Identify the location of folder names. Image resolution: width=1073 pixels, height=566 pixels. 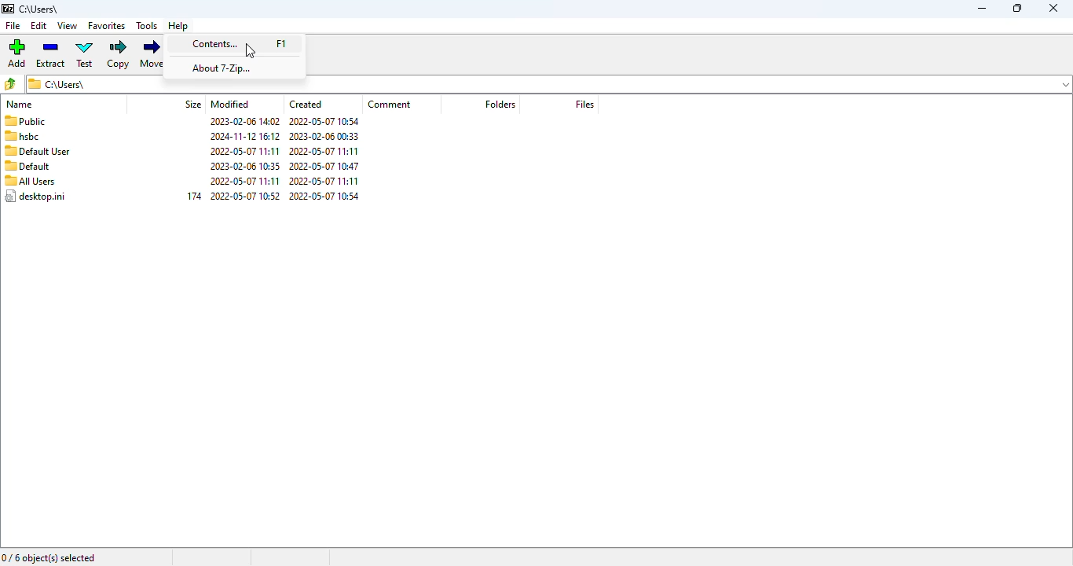
(35, 159).